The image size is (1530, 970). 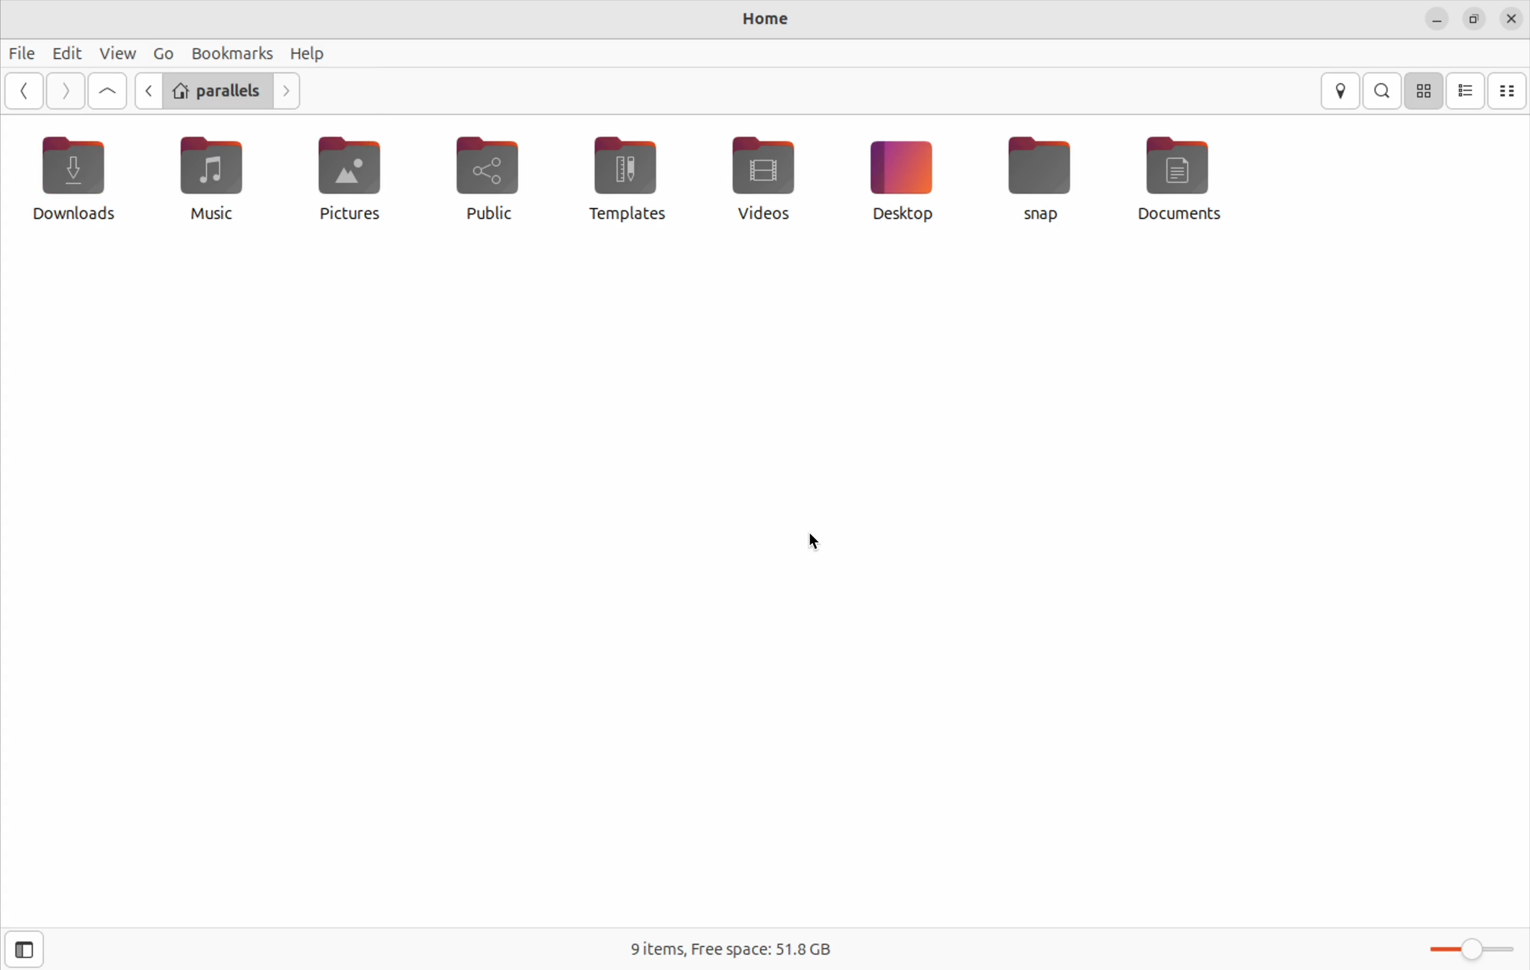 I want to click on list view, so click(x=1467, y=91).